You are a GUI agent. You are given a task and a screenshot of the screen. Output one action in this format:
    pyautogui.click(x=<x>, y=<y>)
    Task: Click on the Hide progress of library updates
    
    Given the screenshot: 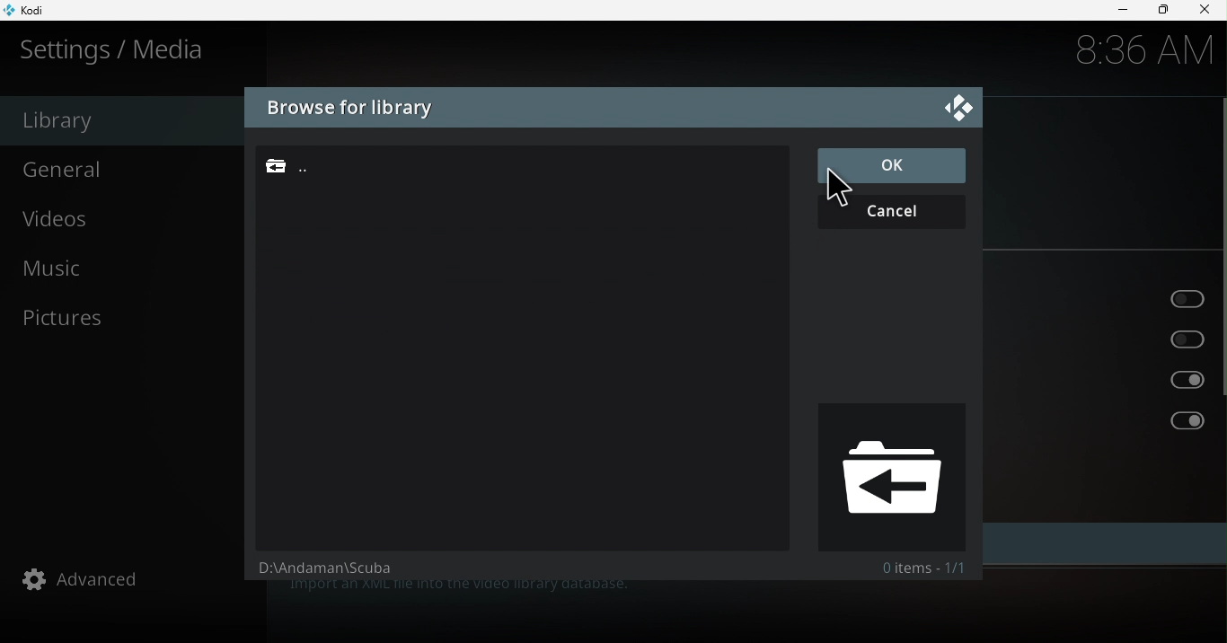 What is the action you would take?
    pyautogui.click(x=1108, y=338)
    